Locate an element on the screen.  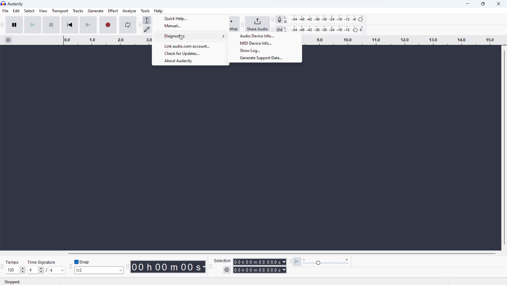
set time signature is located at coordinates (45, 270).